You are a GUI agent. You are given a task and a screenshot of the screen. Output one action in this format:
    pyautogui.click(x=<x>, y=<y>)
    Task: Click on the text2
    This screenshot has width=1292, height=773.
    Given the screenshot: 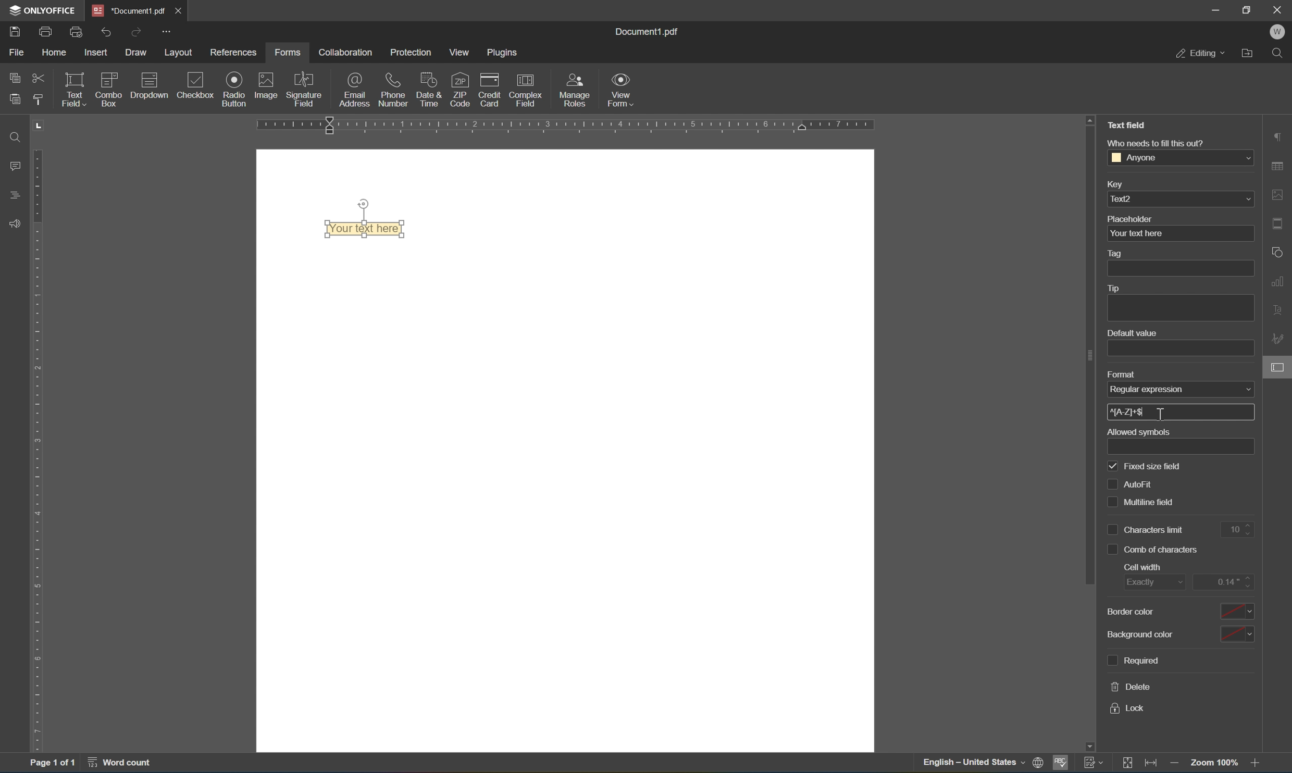 What is the action you would take?
    pyautogui.click(x=1178, y=199)
    